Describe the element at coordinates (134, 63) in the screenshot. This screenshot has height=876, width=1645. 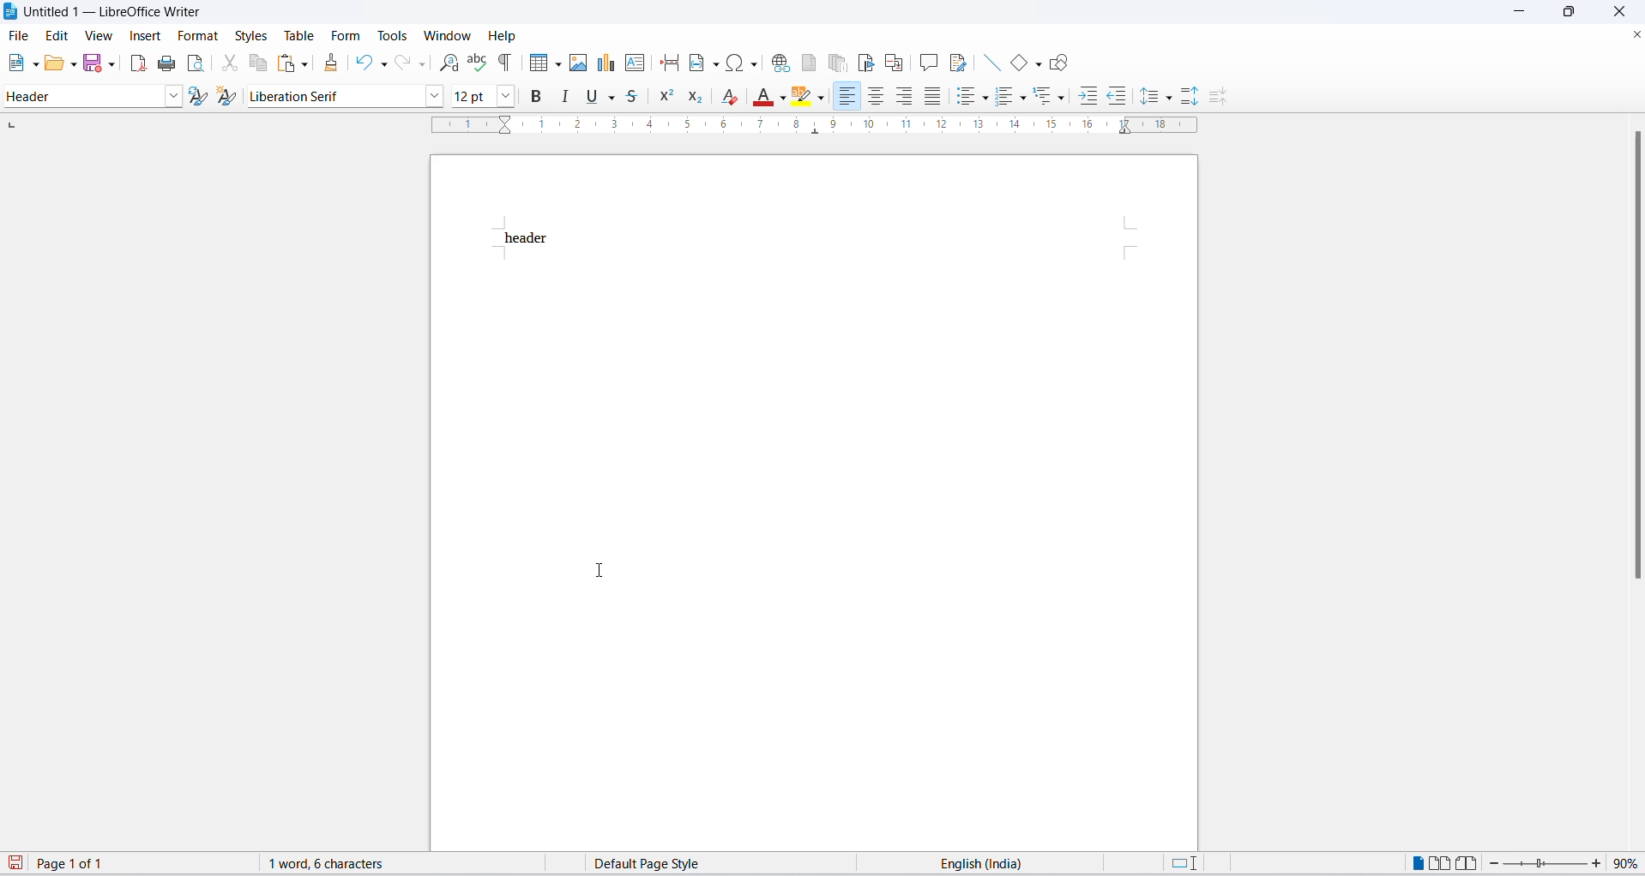
I see `exports as pdf` at that location.